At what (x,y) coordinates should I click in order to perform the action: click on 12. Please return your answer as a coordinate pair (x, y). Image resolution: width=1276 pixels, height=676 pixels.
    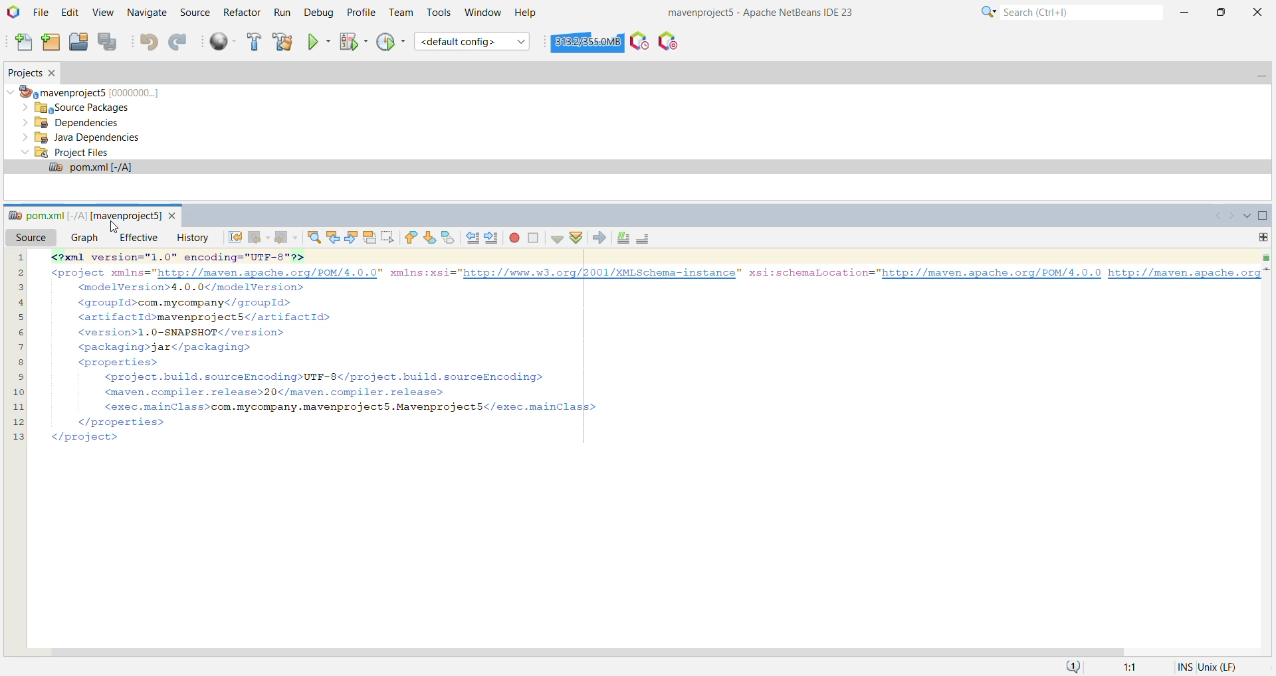
    Looking at the image, I should click on (17, 420).